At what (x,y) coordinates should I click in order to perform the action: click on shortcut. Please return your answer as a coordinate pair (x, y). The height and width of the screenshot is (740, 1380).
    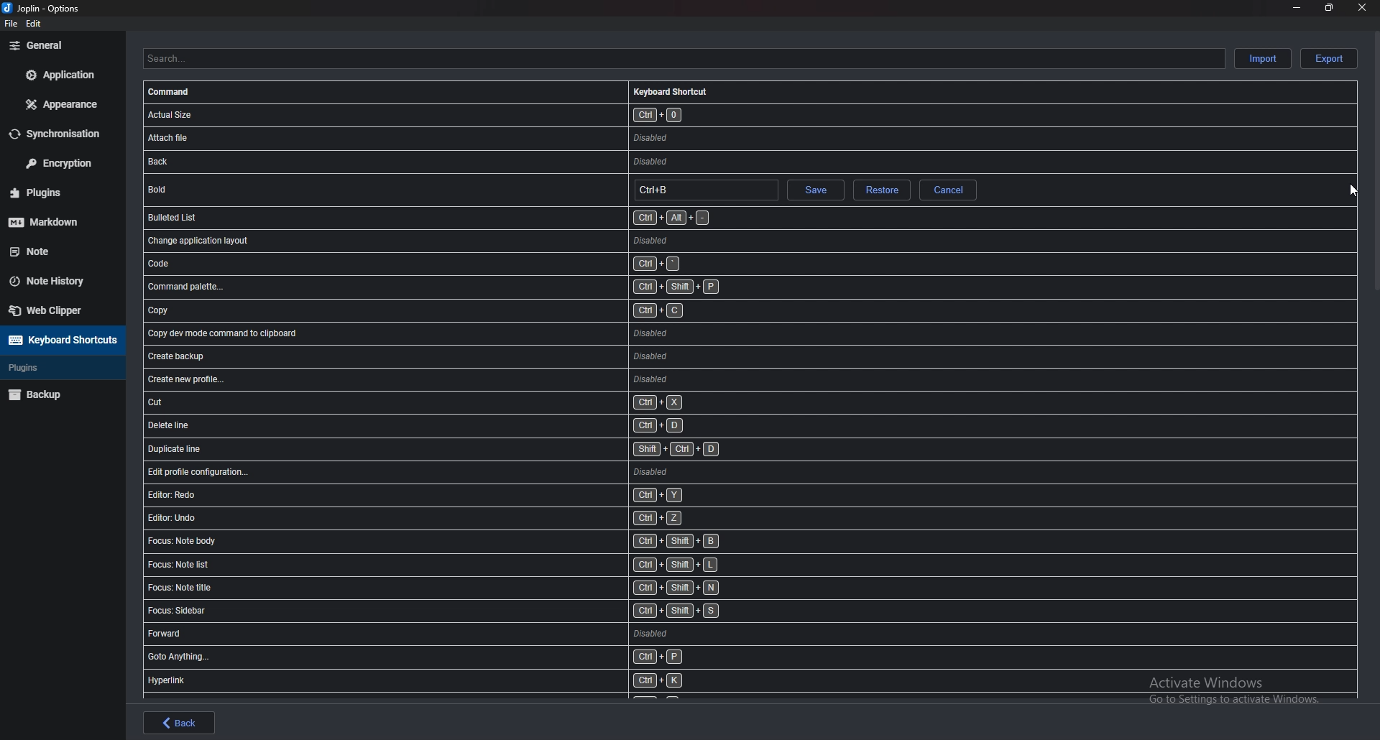
    Looking at the image, I should click on (436, 263).